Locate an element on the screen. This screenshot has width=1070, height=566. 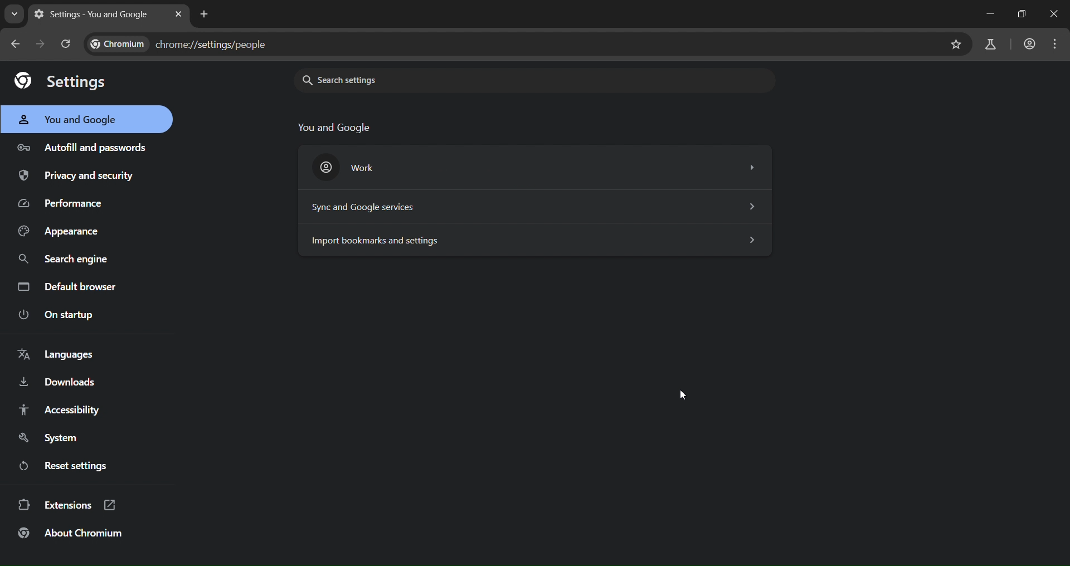
reset settings is located at coordinates (85, 466).